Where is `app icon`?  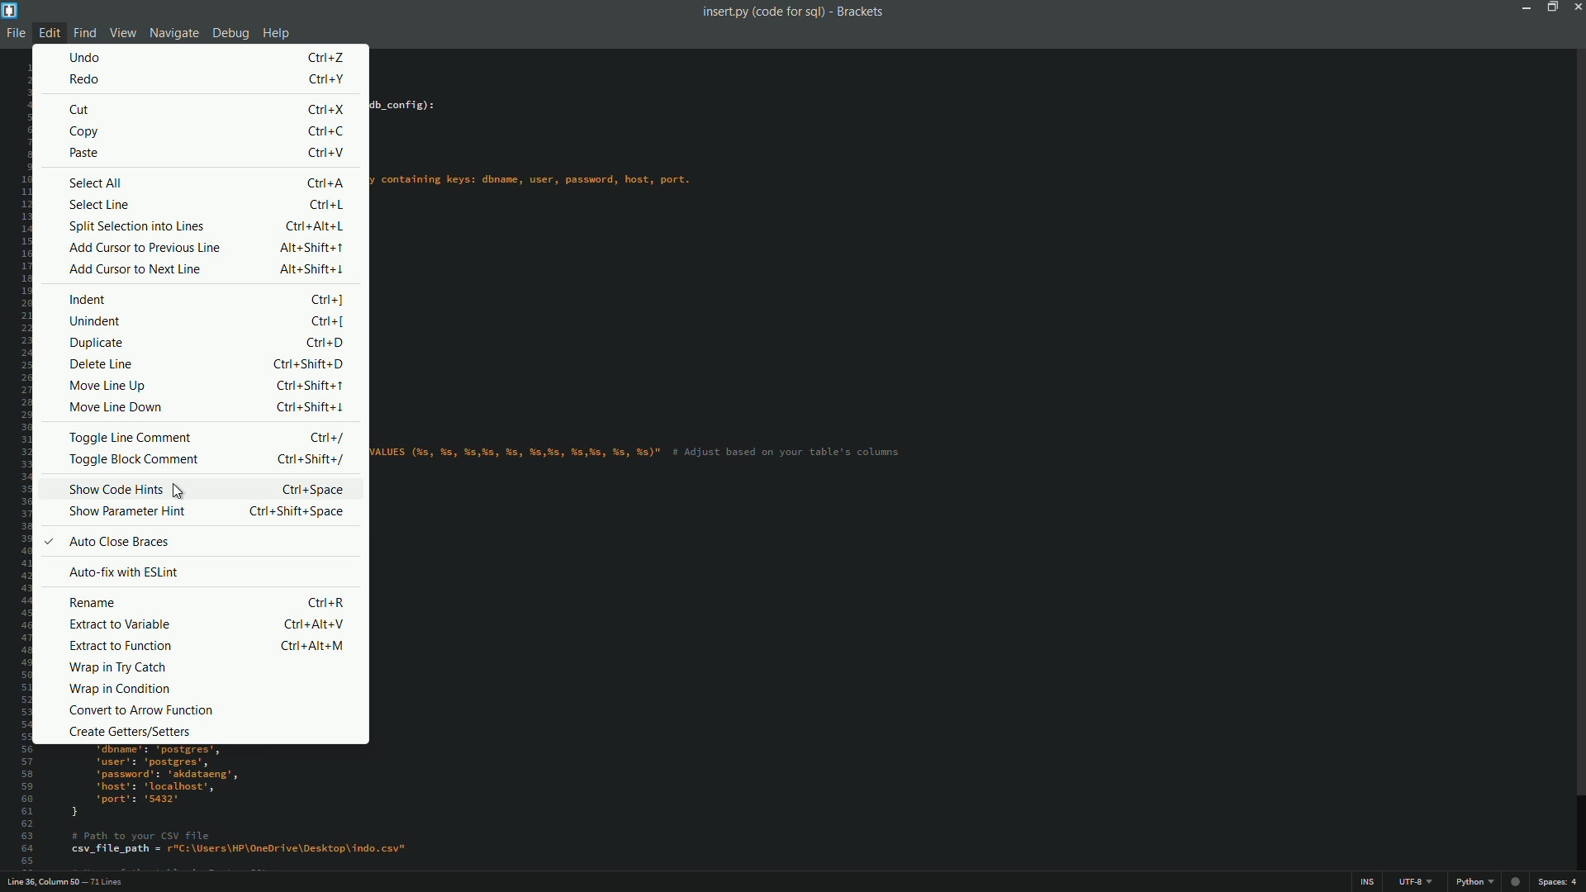 app icon is located at coordinates (10, 10).